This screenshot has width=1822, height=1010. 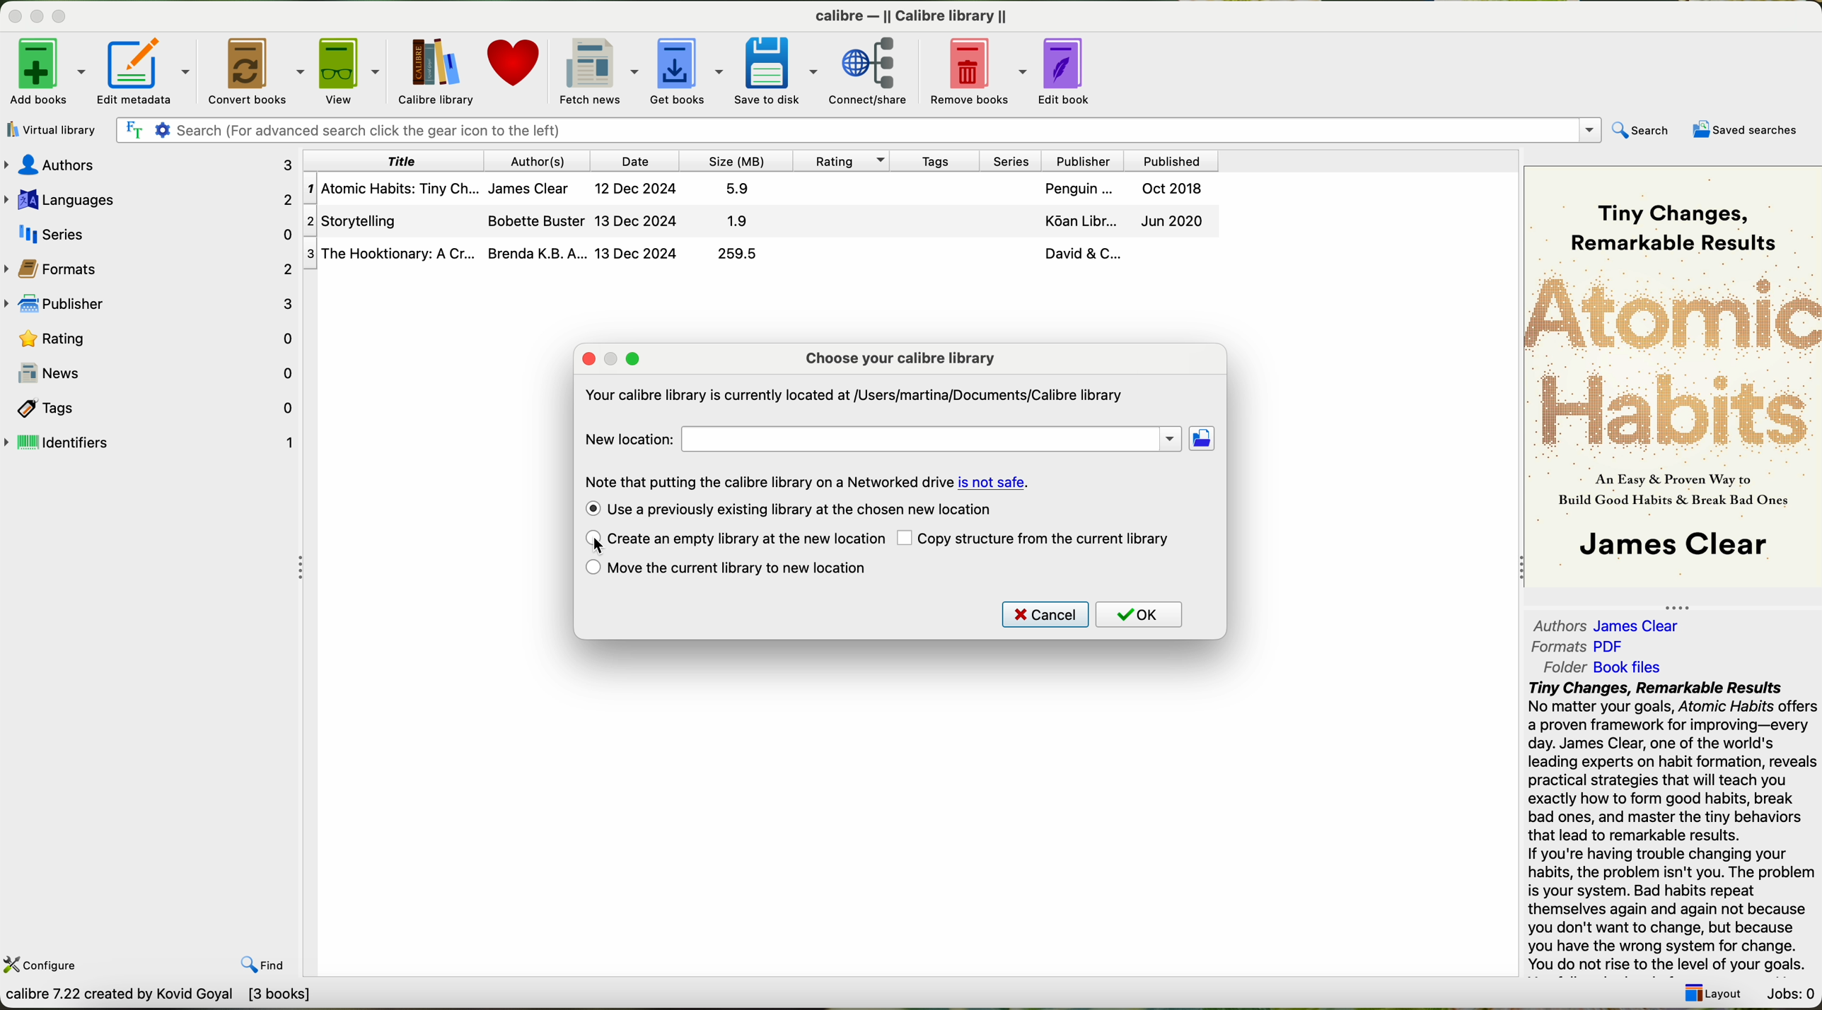 What do you see at coordinates (149, 71) in the screenshot?
I see `edit metadata` at bounding box center [149, 71].